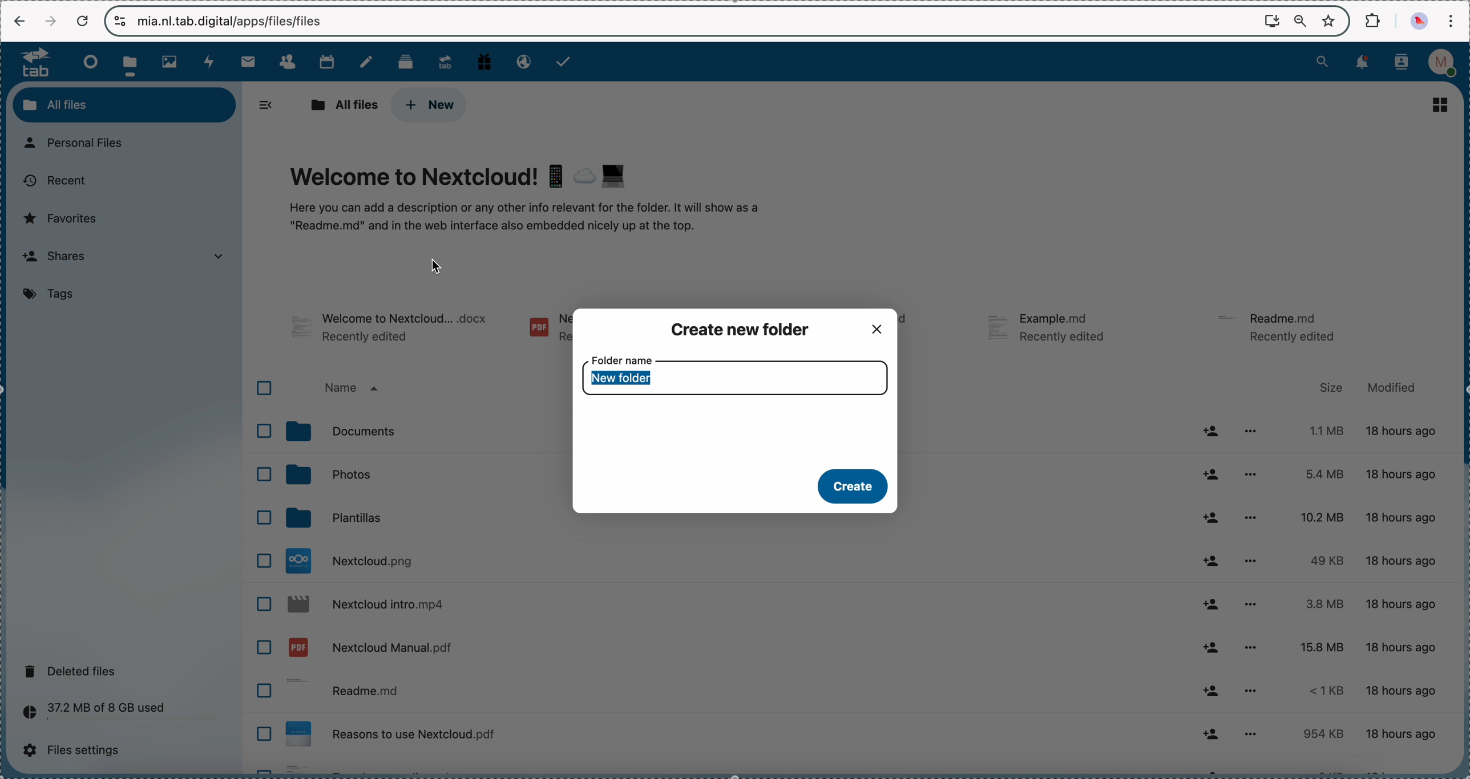  I want to click on documents, so click(422, 429).